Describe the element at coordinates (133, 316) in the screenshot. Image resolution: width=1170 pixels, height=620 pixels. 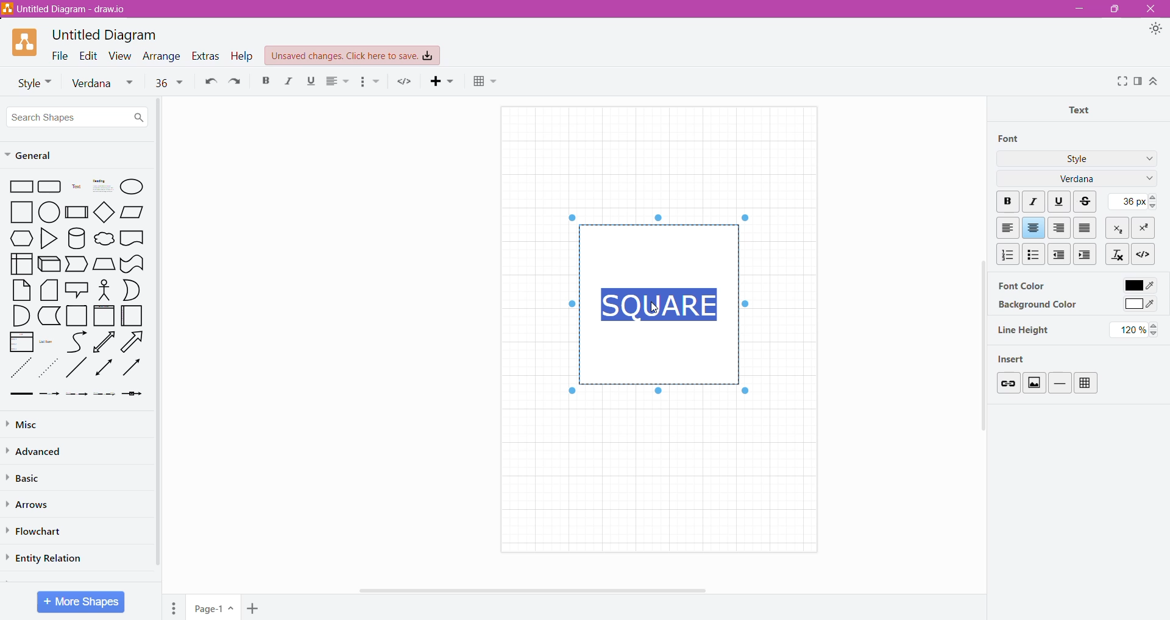
I see `Folded Paper ` at that location.